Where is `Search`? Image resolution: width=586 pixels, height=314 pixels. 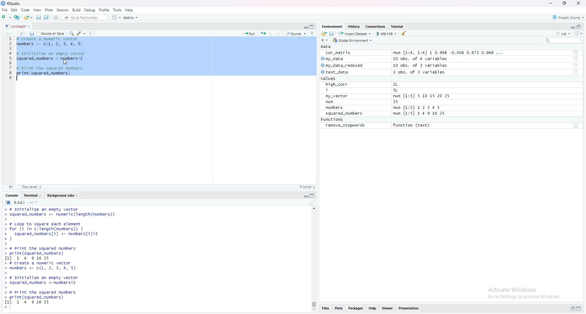
Search is located at coordinates (562, 41).